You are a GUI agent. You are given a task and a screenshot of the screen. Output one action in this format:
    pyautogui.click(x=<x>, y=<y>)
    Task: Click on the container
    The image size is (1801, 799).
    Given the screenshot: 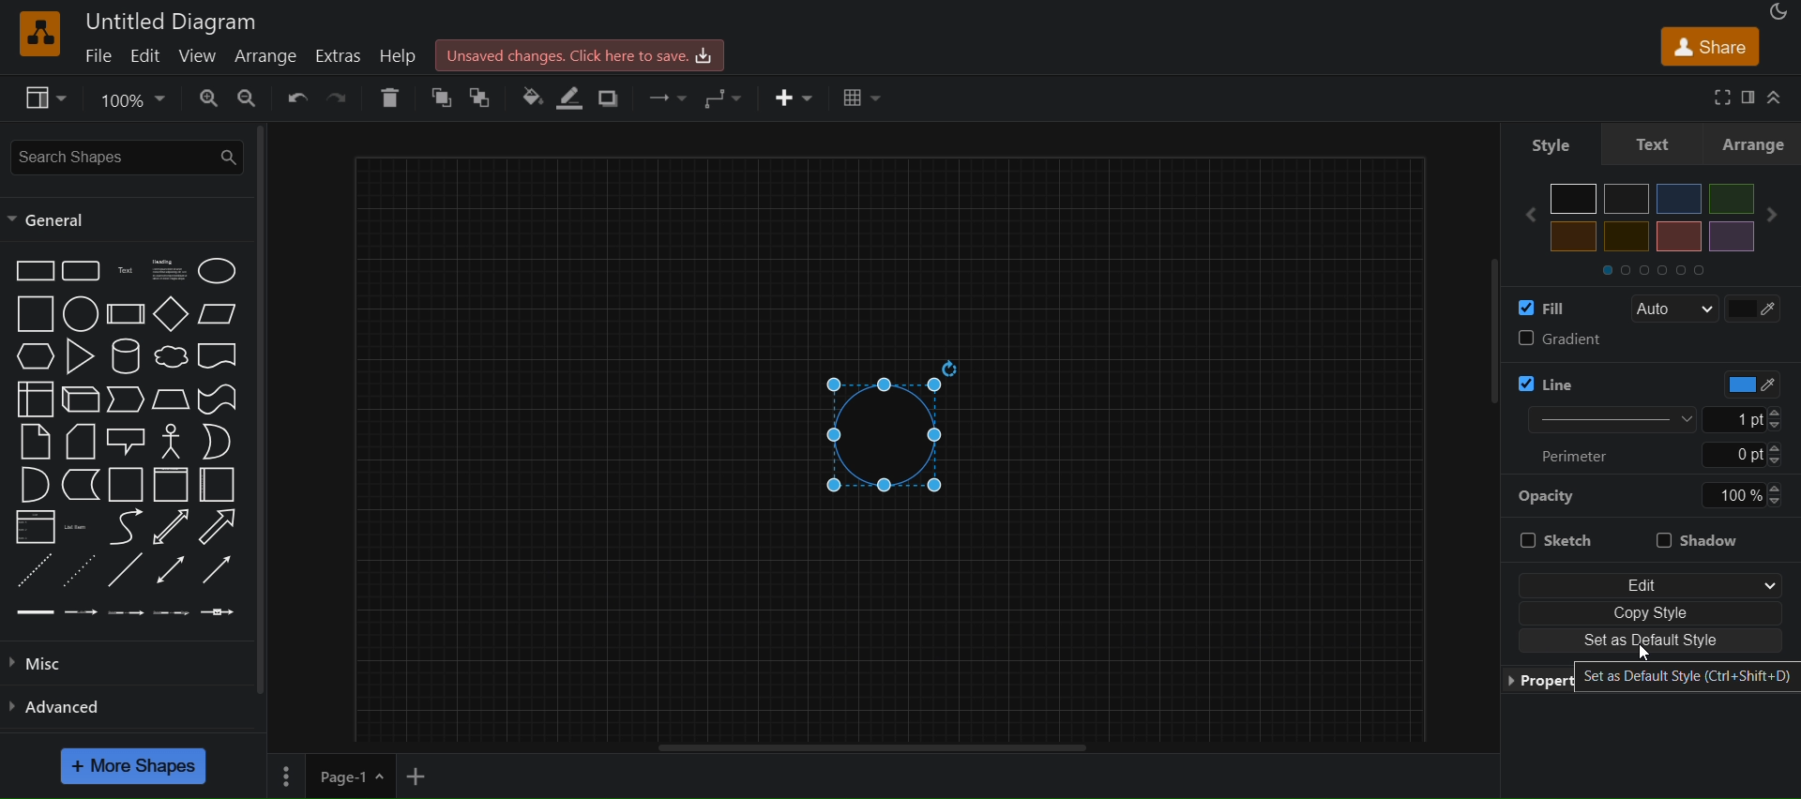 What is the action you would take?
    pyautogui.click(x=128, y=486)
    